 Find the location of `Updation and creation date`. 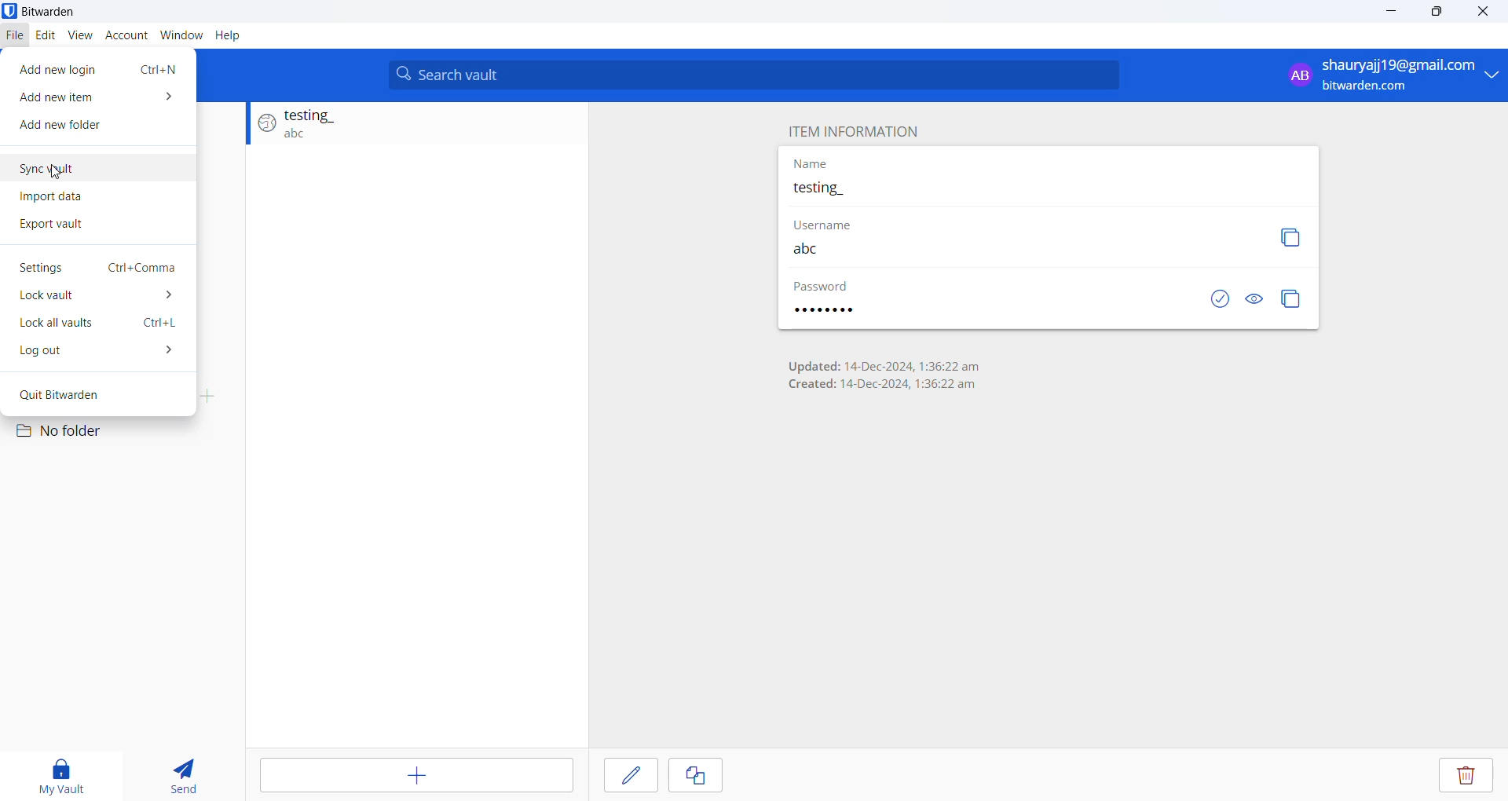

Updation and creation date is located at coordinates (883, 372).